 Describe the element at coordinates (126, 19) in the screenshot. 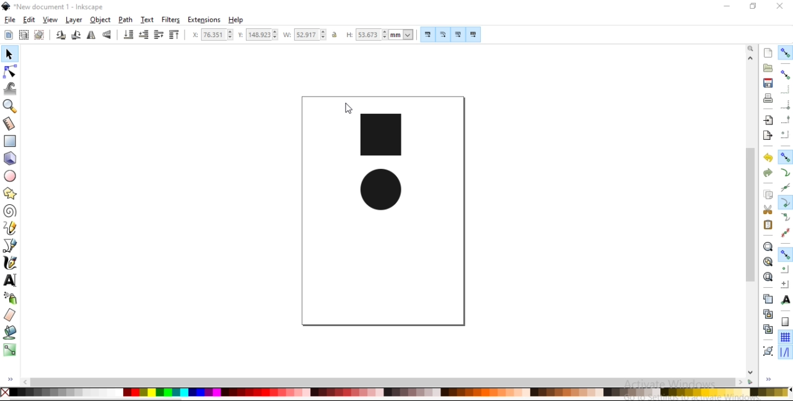

I see `path` at that location.